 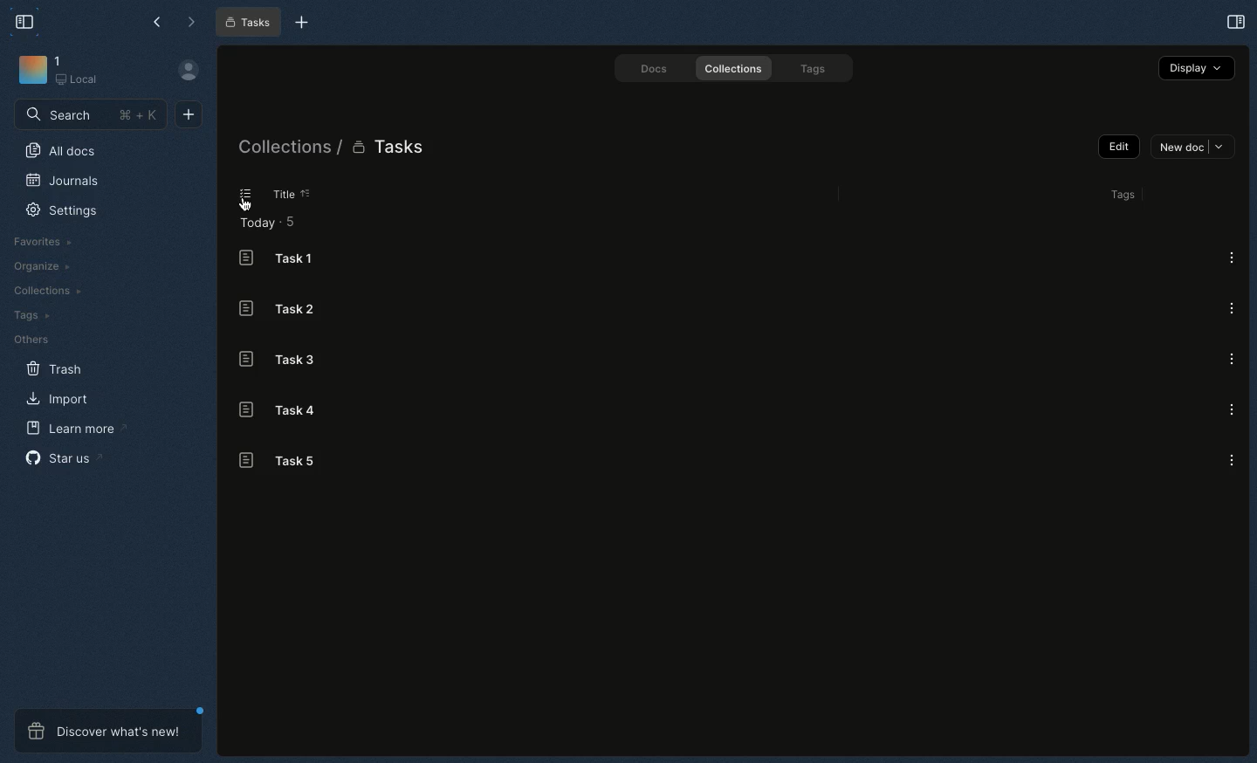 What do you see at coordinates (285, 149) in the screenshot?
I see `Collections` at bounding box center [285, 149].